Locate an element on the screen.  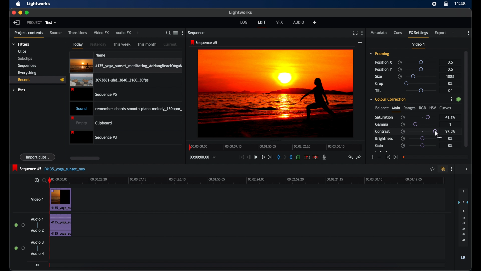
empty field is located at coordinates (435, 157).